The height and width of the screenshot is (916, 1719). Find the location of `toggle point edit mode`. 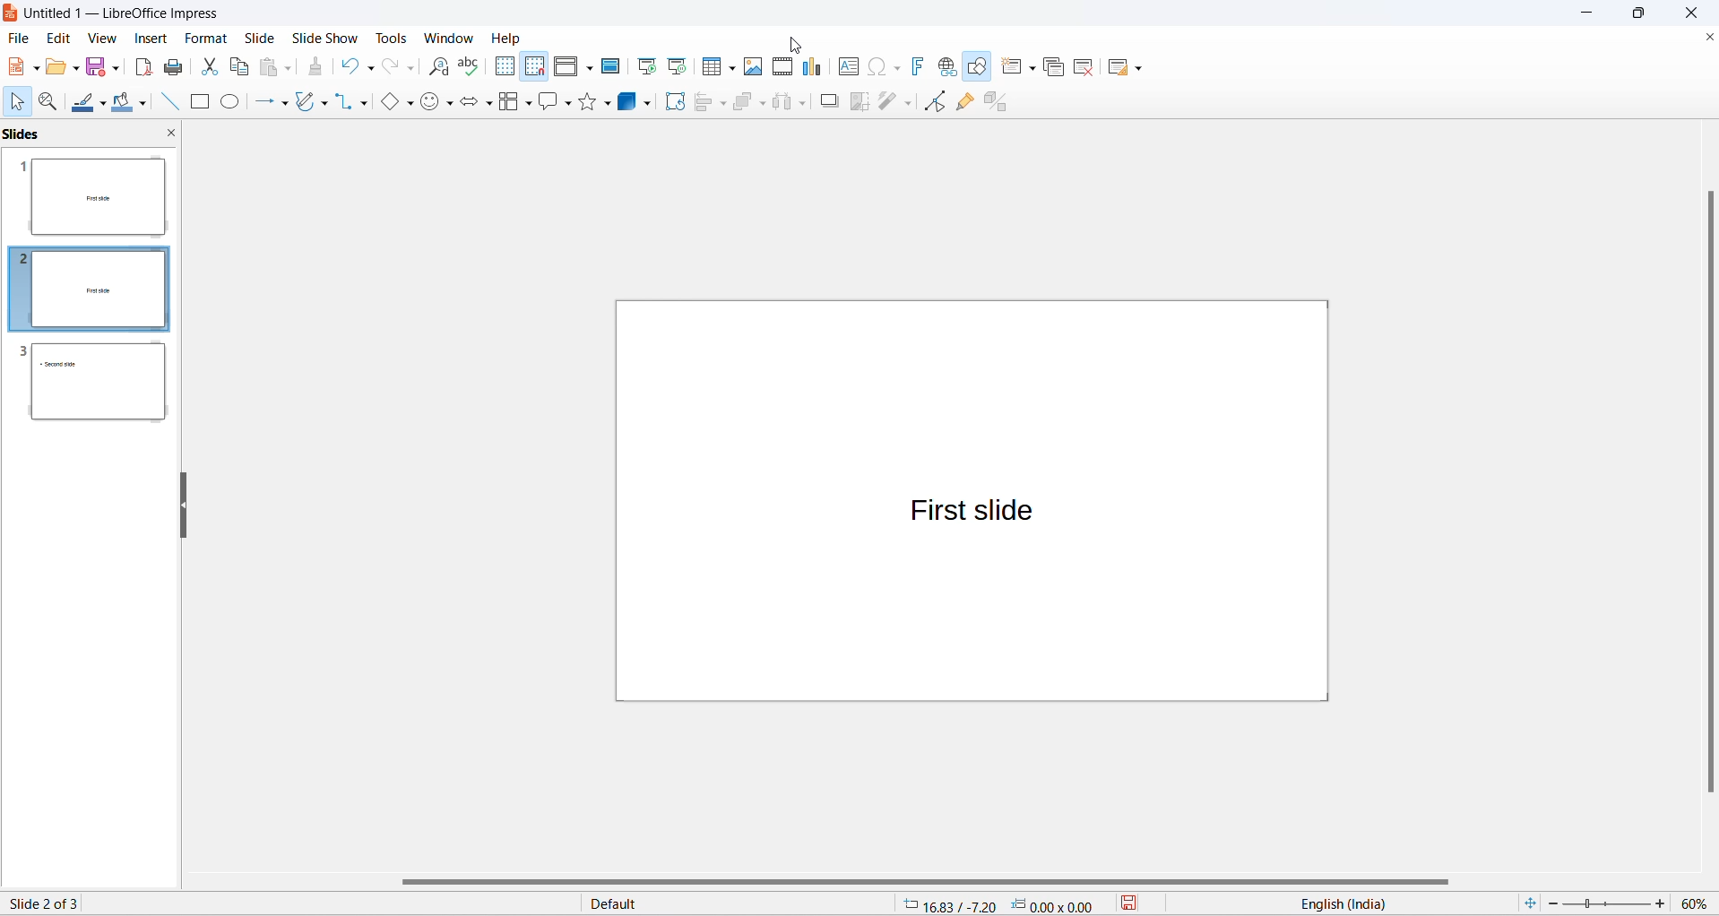

toggle point edit mode is located at coordinates (885, 100).